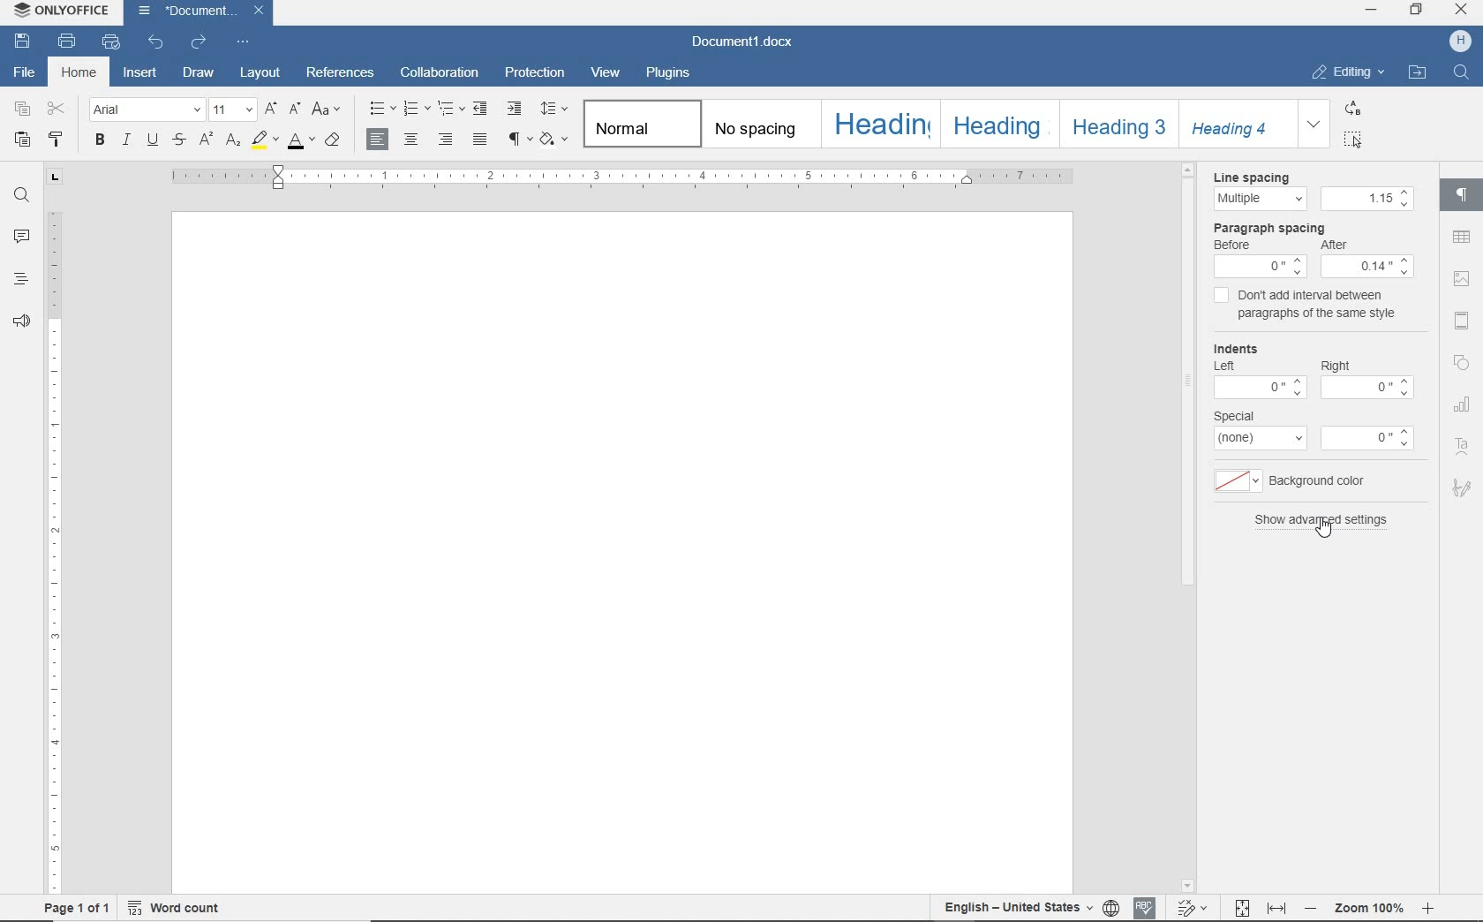 Image resolution: width=1483 pixels, height=922 pixels. I want to click on ONLYOFFICE (application name), so click(66, 12).